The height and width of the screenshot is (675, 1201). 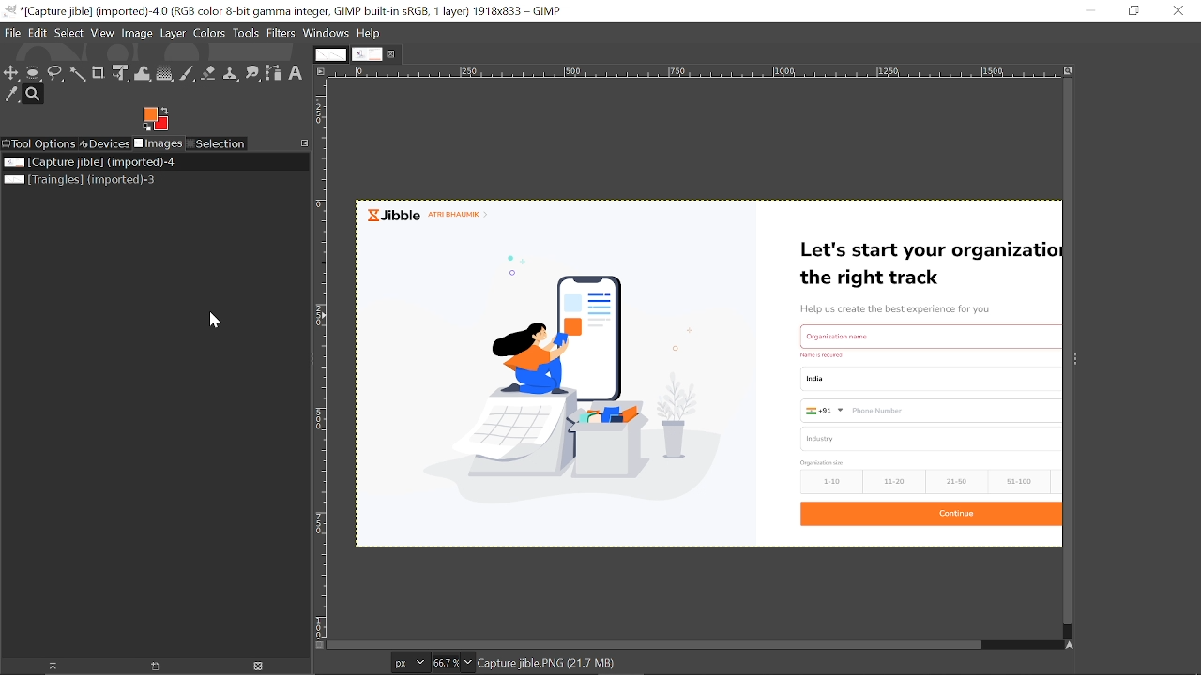 What do you see at coordinates (77, 75) in the screenshot?
I see `Fuzzy select tool` at bounding box center [77, 75].